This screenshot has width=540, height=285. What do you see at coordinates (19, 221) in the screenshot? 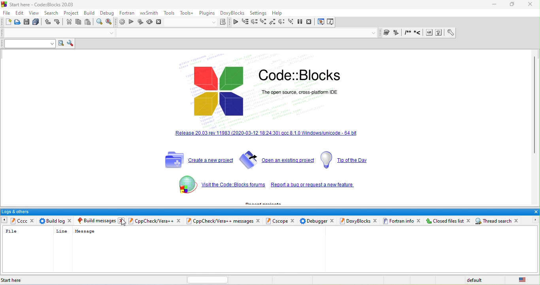
I see `cccc` at bounding box center [19, 221].